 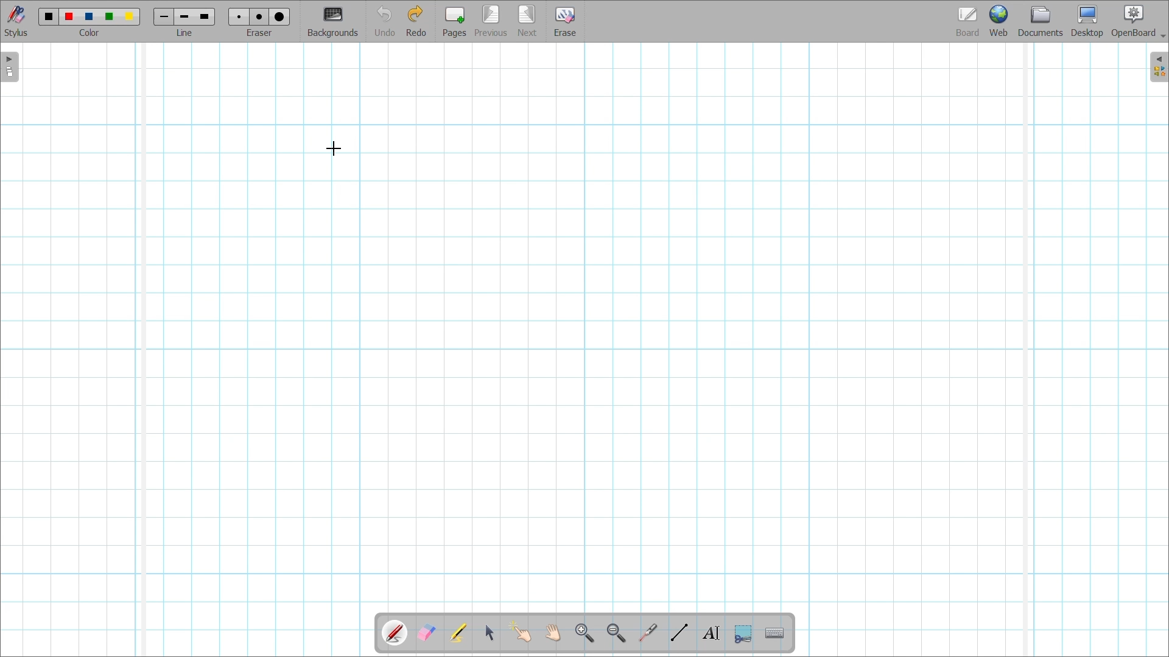 I want to click on Redo, so click(x=416, y=21).